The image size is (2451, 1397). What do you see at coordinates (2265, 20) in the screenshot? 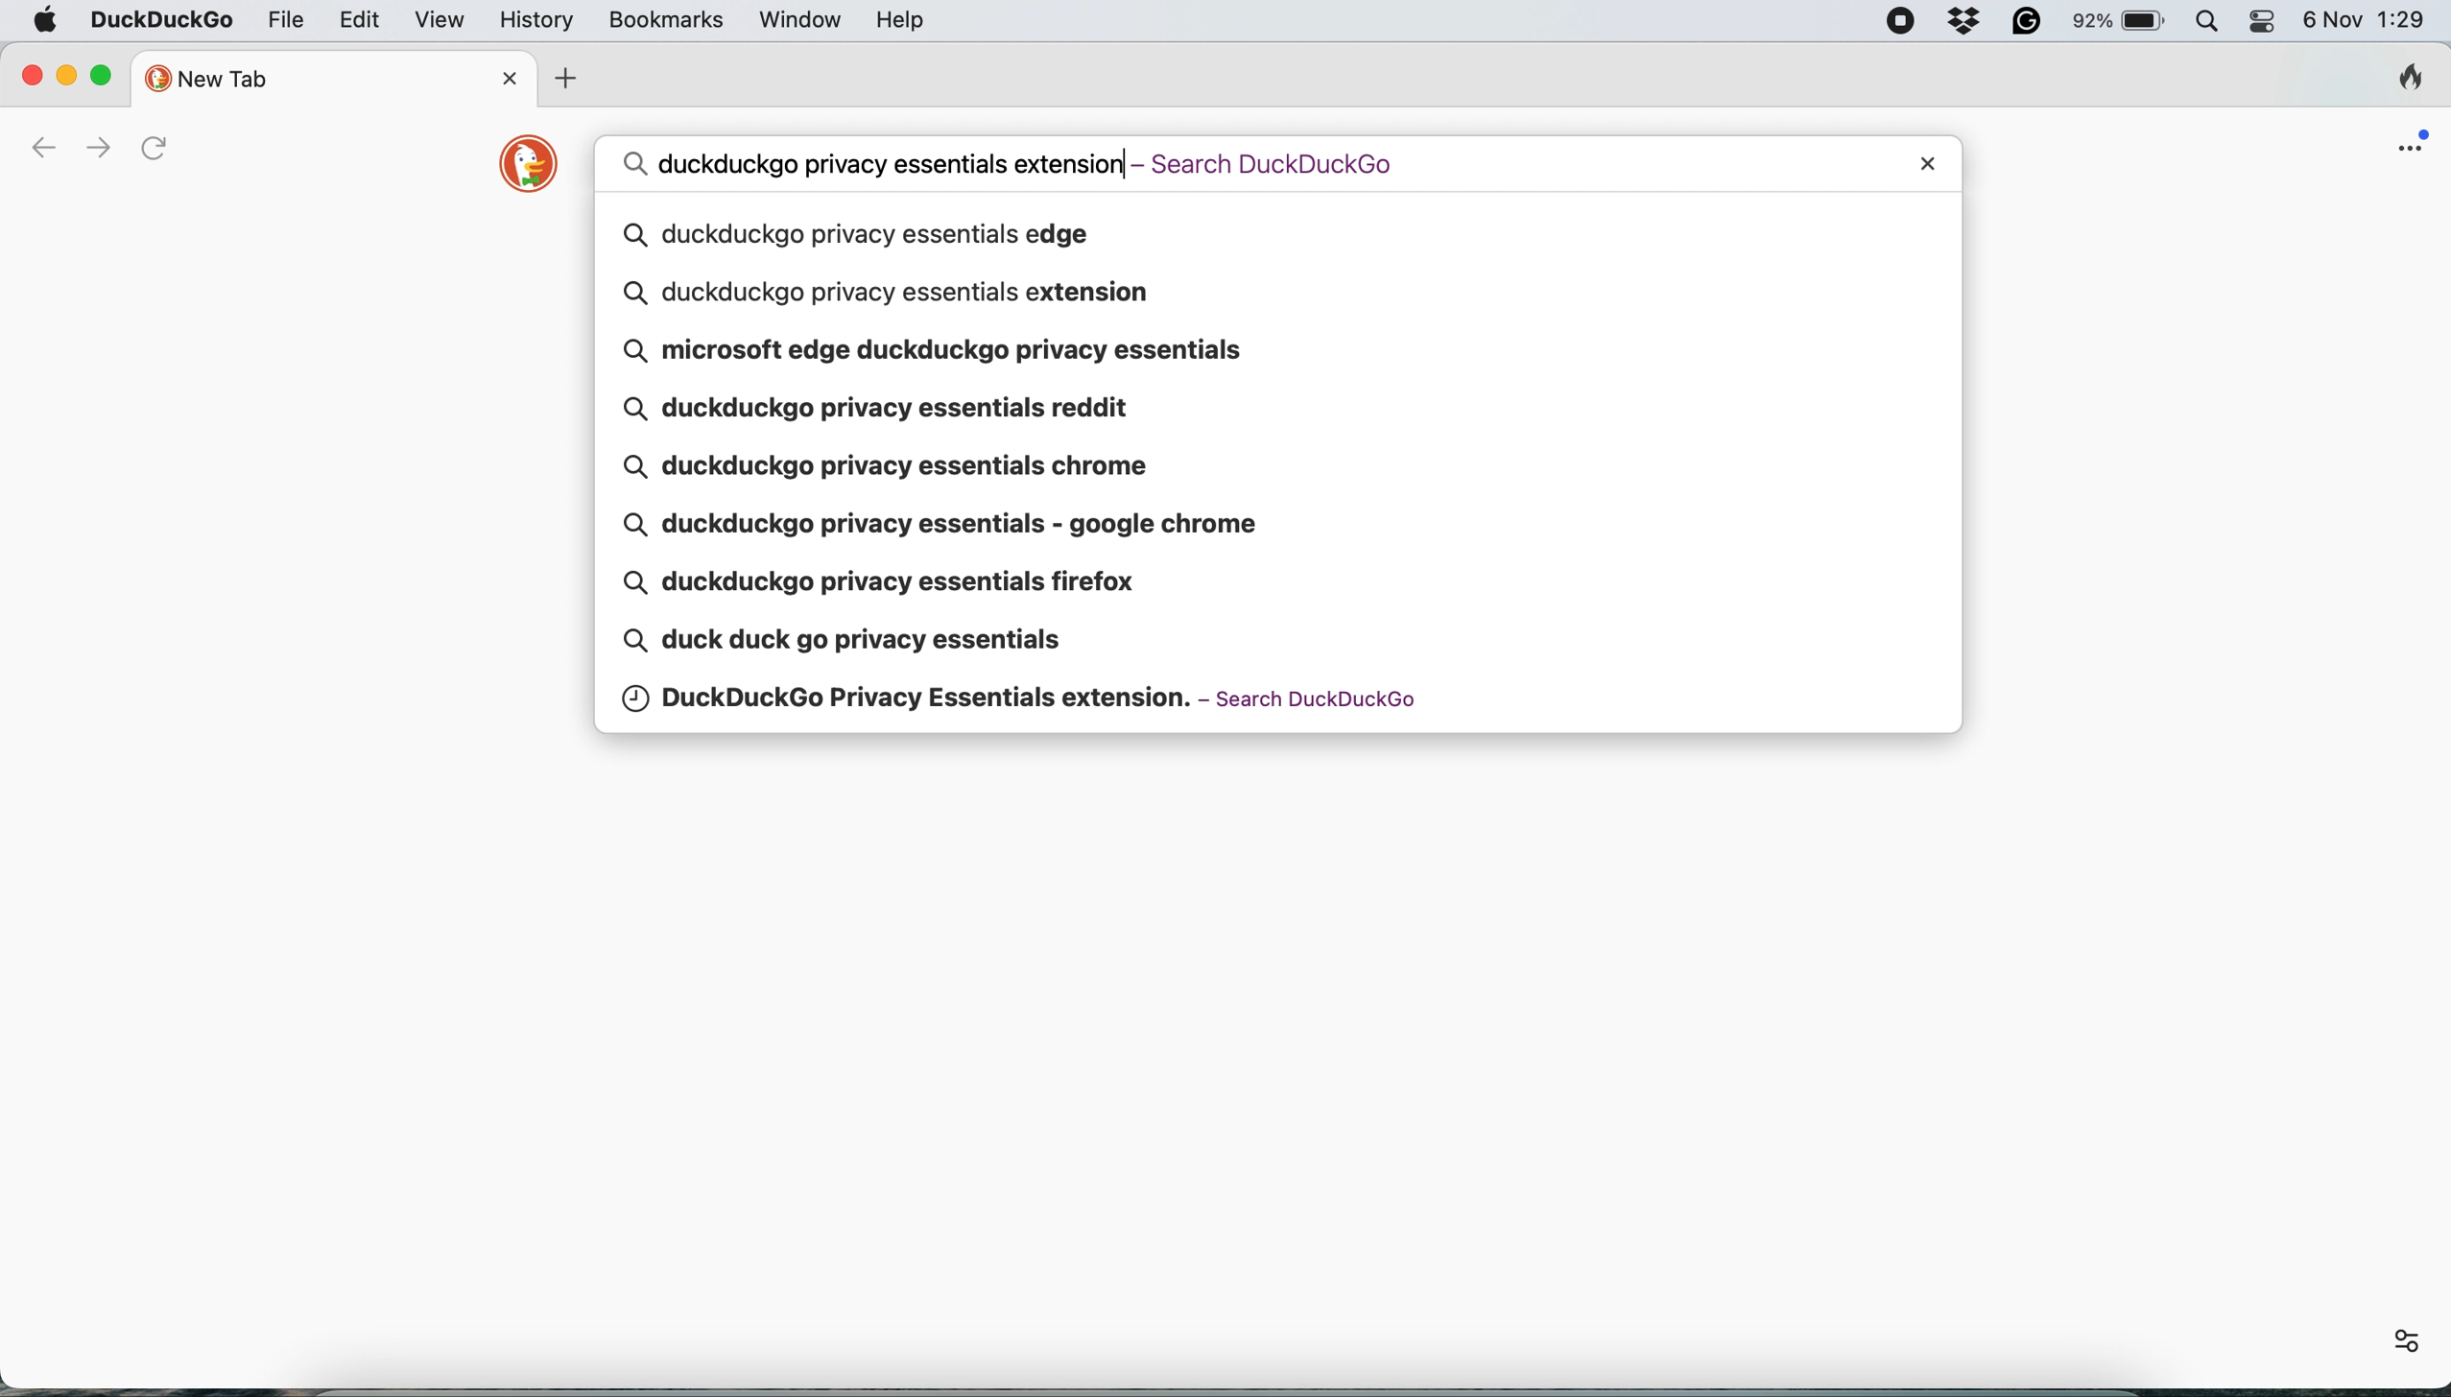
I see `control center` at bounding box center [2265, 20].